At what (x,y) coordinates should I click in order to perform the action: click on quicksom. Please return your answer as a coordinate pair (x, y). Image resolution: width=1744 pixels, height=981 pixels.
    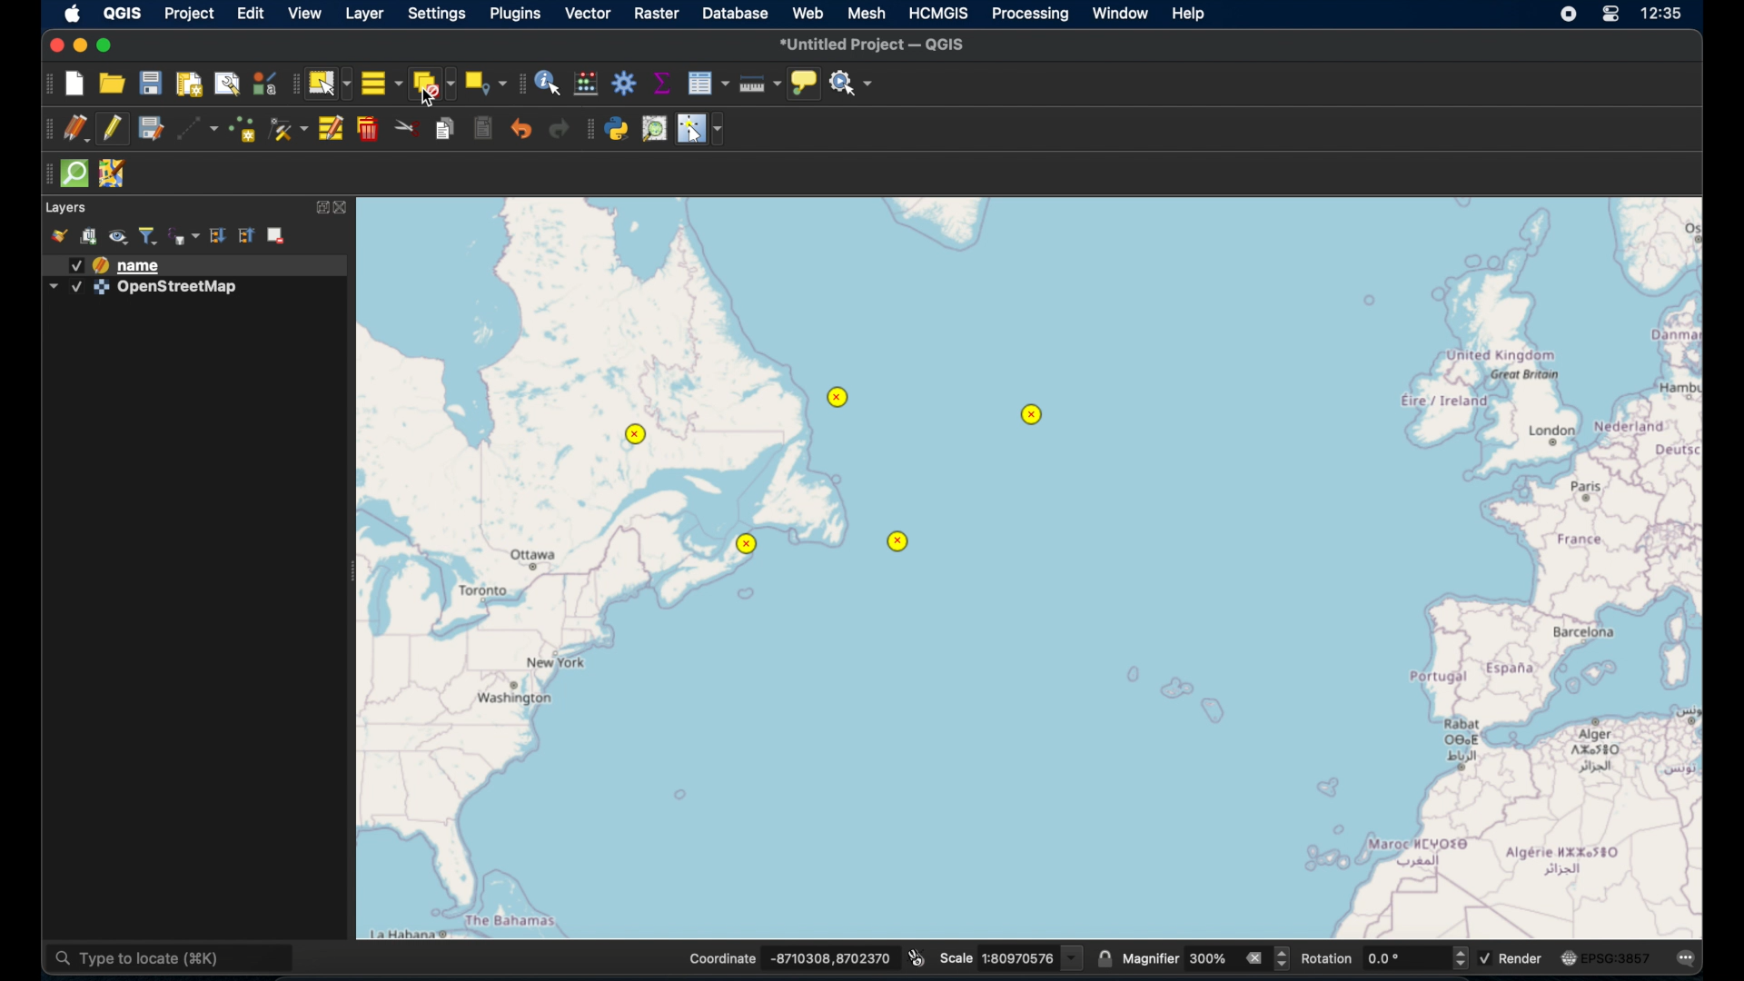
    Looking at the image, I should click on (74, 173).